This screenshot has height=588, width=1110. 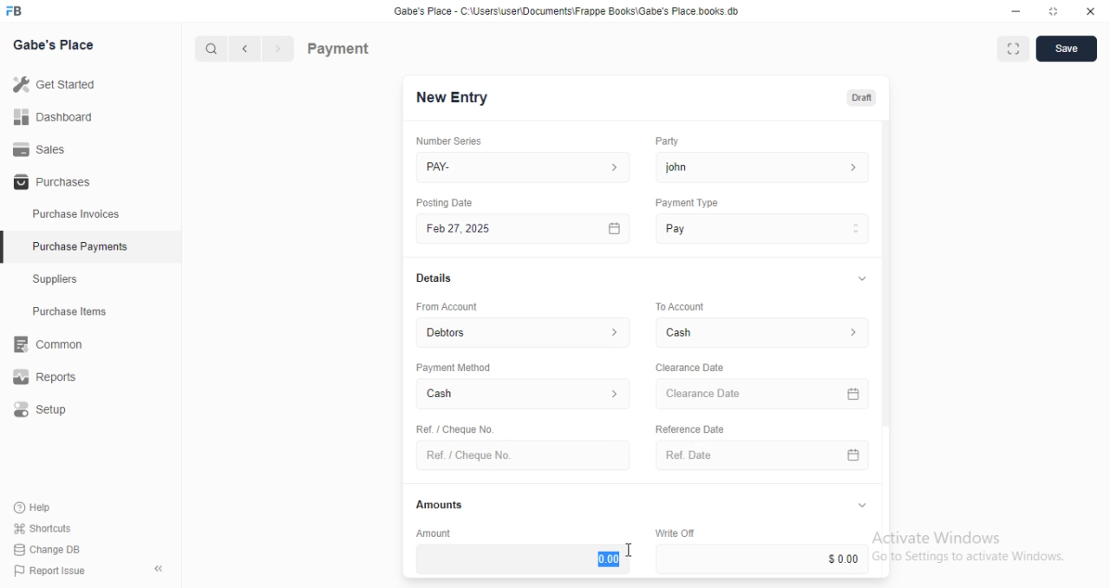 I want to click on Purchase Items., so click(x=75, y=313).